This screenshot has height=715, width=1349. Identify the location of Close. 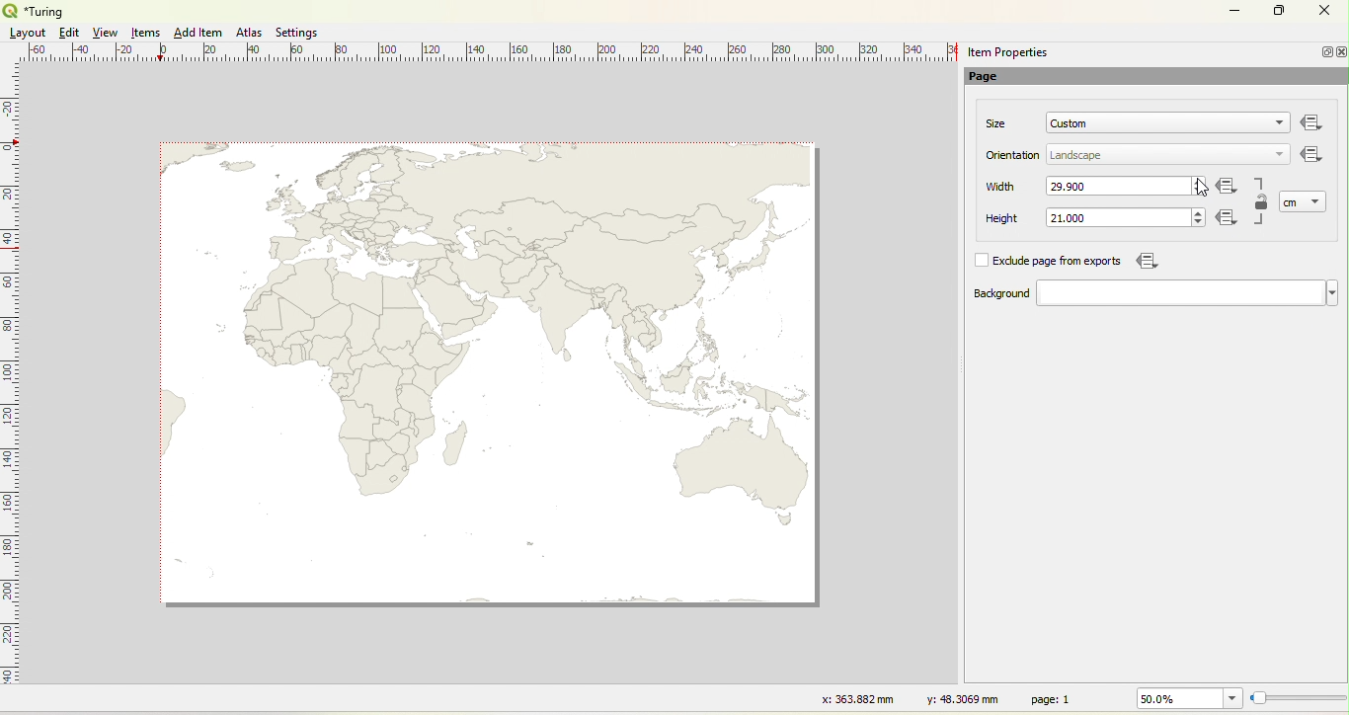
(1323, 13).